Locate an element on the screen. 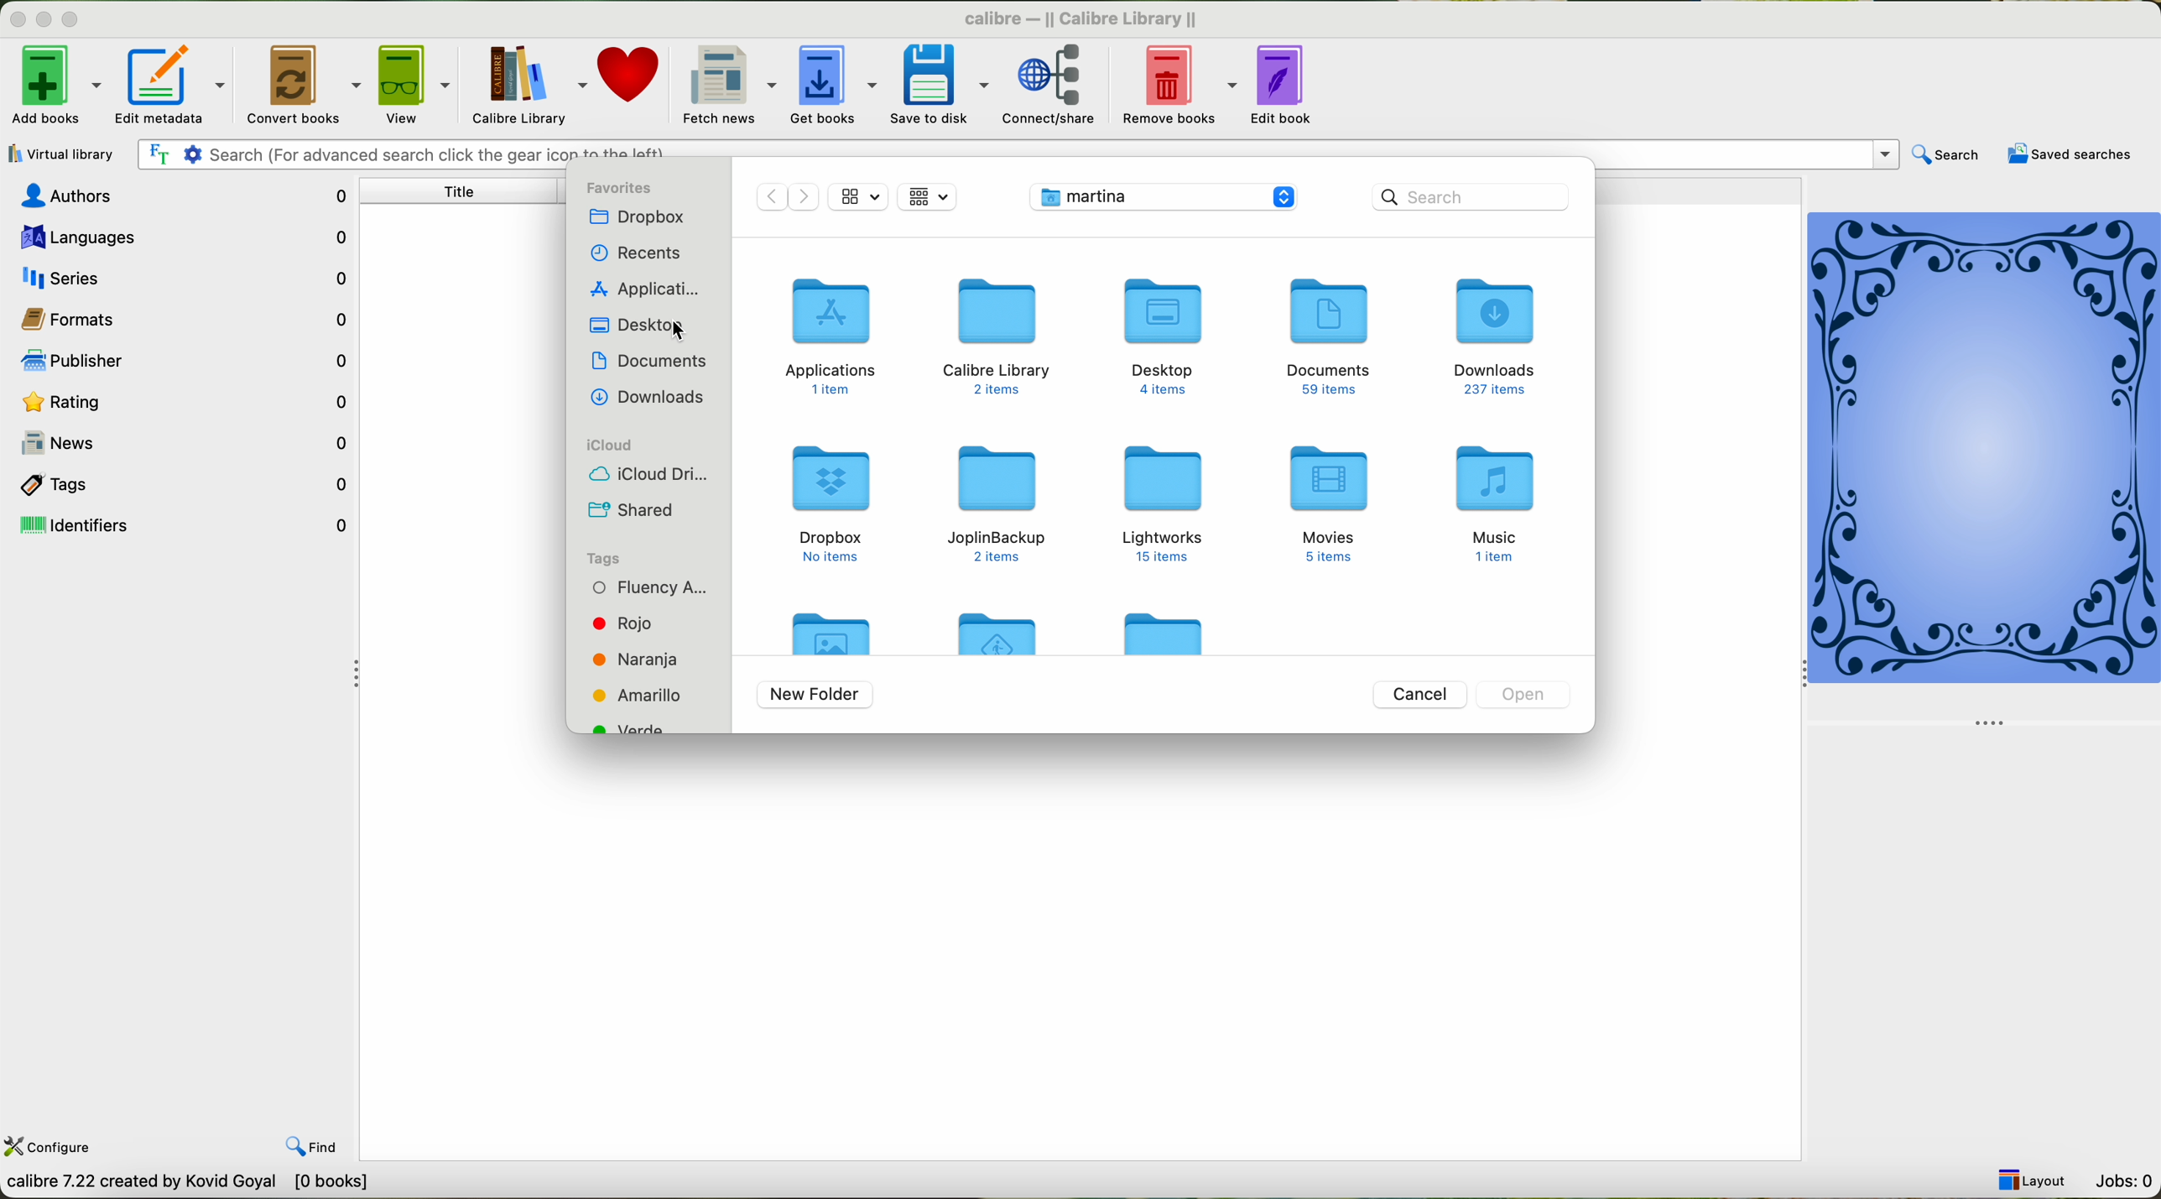  icon is located at coordinates (933, 198).